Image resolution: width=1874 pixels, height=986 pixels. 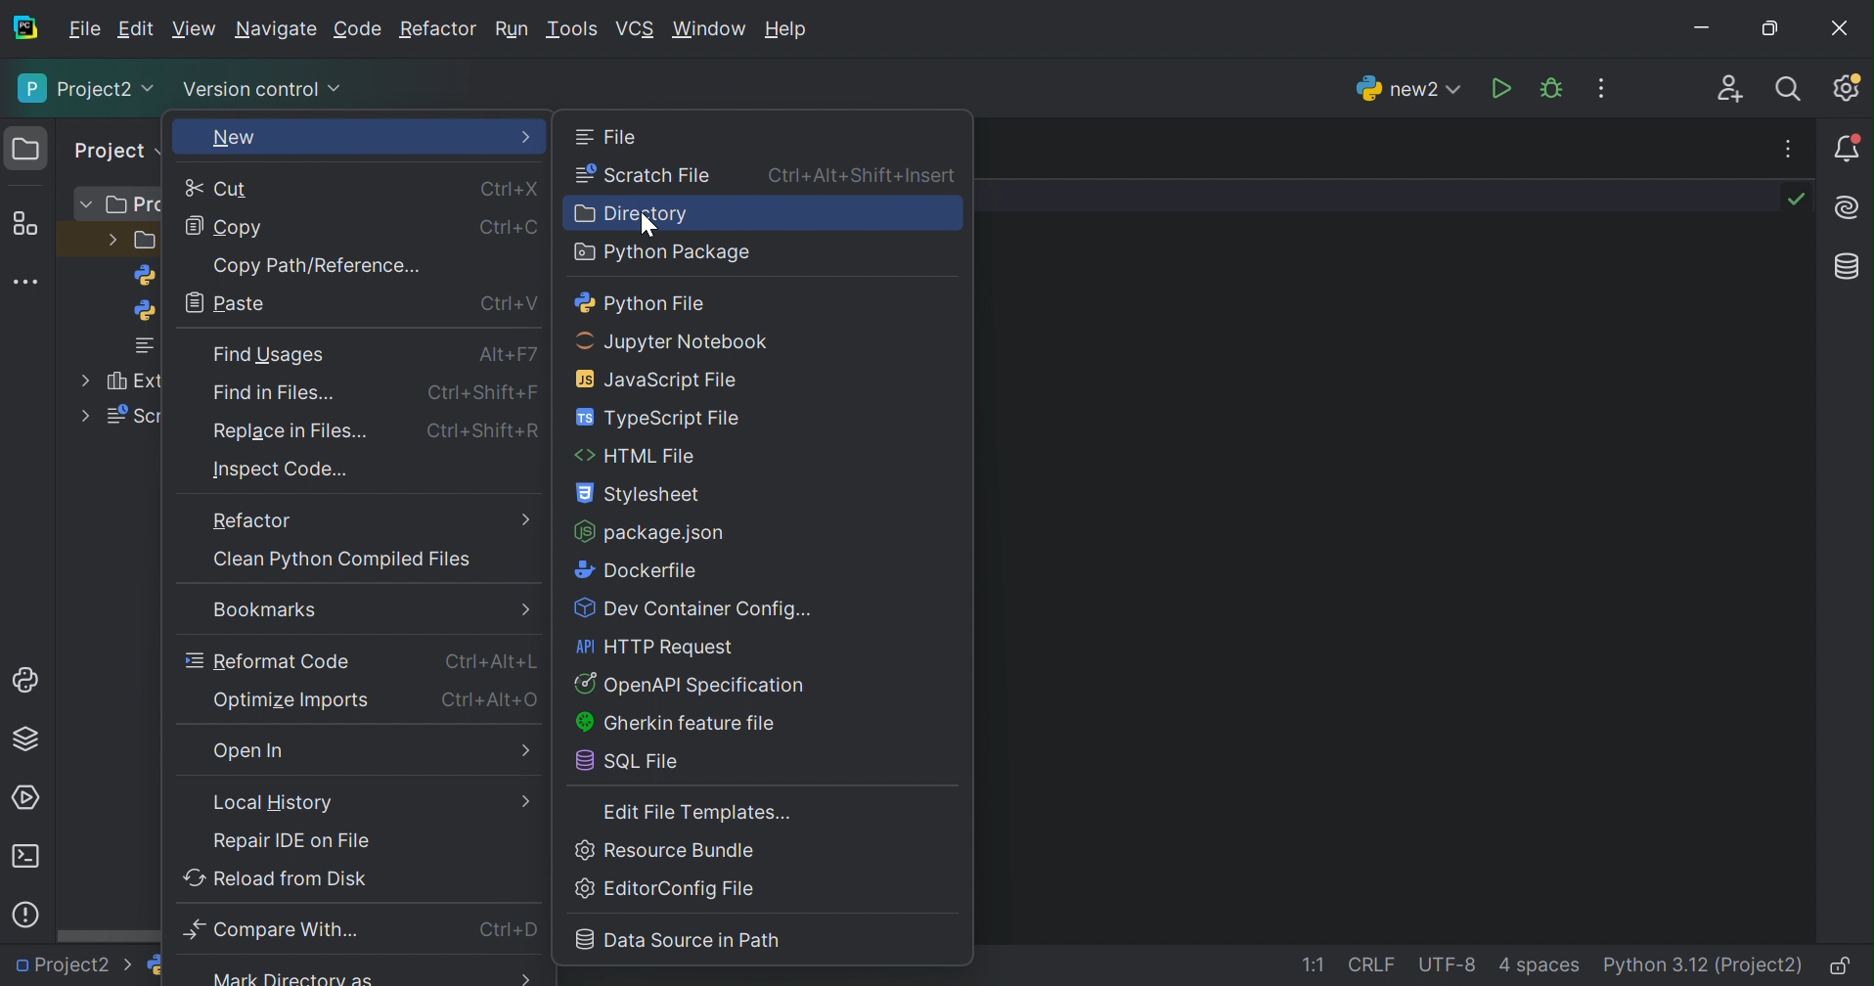 I want to click on Edit, so click(x=195, y=26).